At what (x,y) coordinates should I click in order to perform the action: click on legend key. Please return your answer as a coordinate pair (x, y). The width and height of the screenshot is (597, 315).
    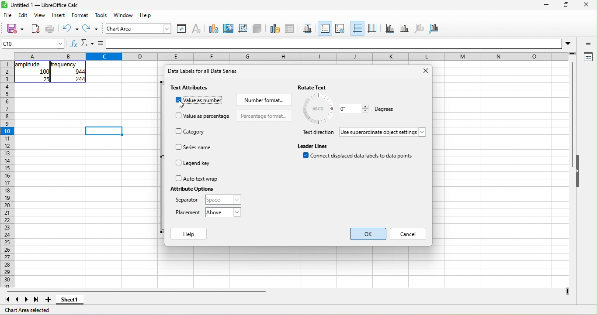
    Looking at the image, I should click on (197, 164).